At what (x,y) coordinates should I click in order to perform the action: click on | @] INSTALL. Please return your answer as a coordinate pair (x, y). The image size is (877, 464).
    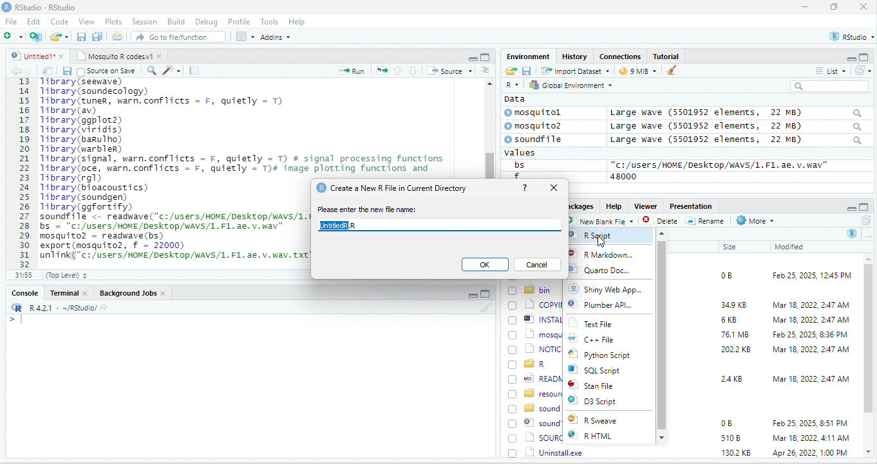
    Looking at the image, I should click on (537, 319).